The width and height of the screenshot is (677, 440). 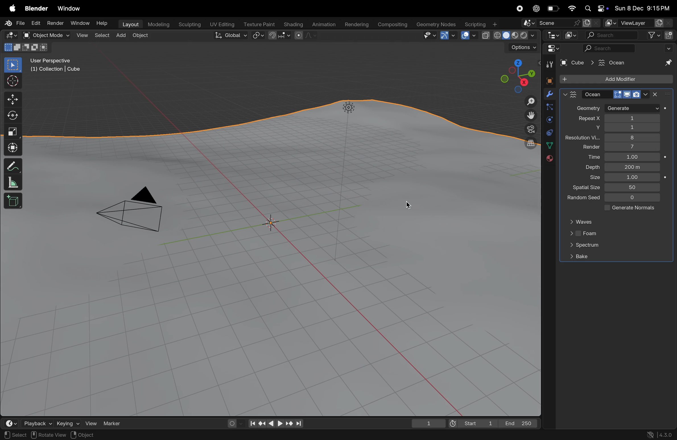 I want to click on 1, so click(x=632, y=157).